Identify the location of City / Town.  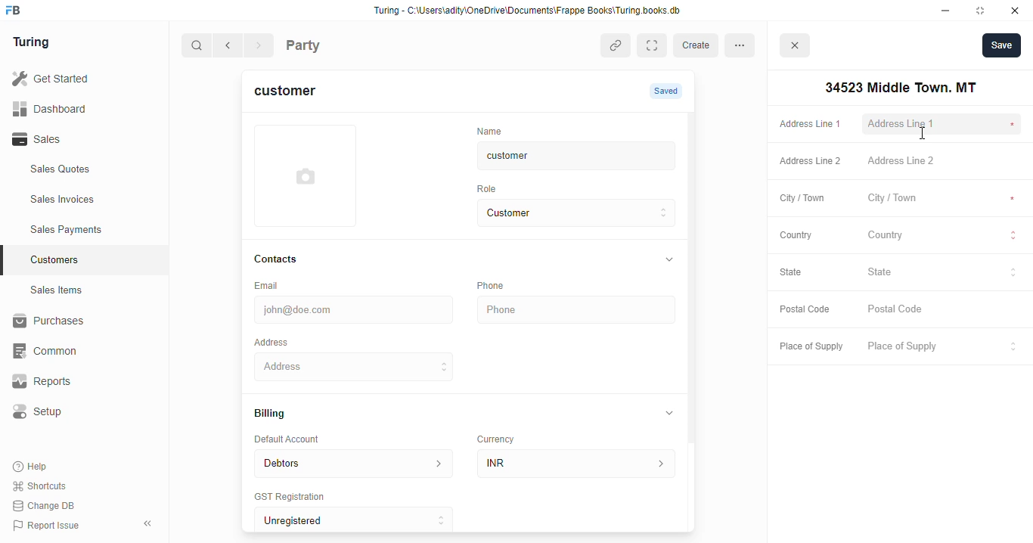
(802, 200).